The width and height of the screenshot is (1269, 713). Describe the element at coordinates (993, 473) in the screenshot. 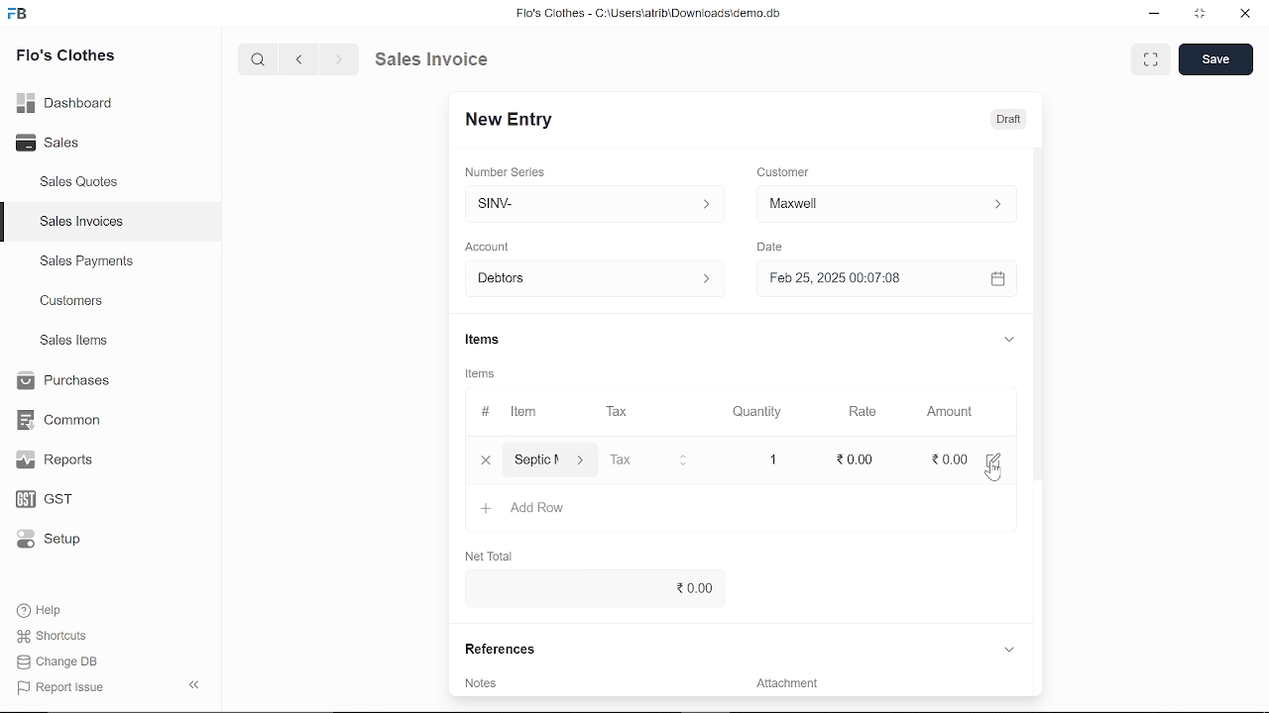

I see `cursor` at that location.